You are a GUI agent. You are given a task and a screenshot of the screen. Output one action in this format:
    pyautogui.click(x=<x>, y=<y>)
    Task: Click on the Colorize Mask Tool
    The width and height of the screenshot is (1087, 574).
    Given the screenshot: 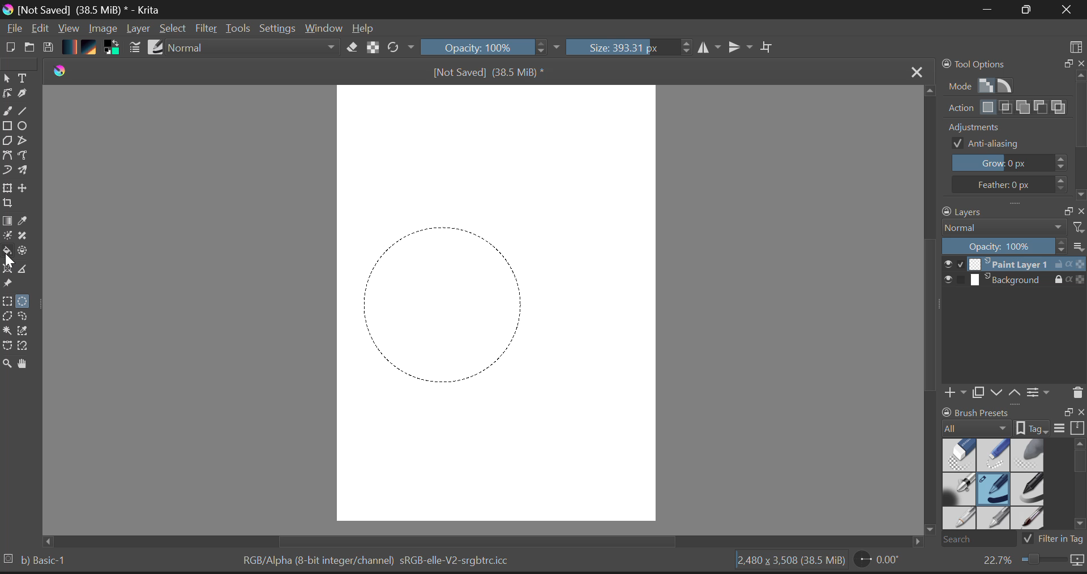 What is the action you would take?
    pyautogui.click(x=7, y=237)
    